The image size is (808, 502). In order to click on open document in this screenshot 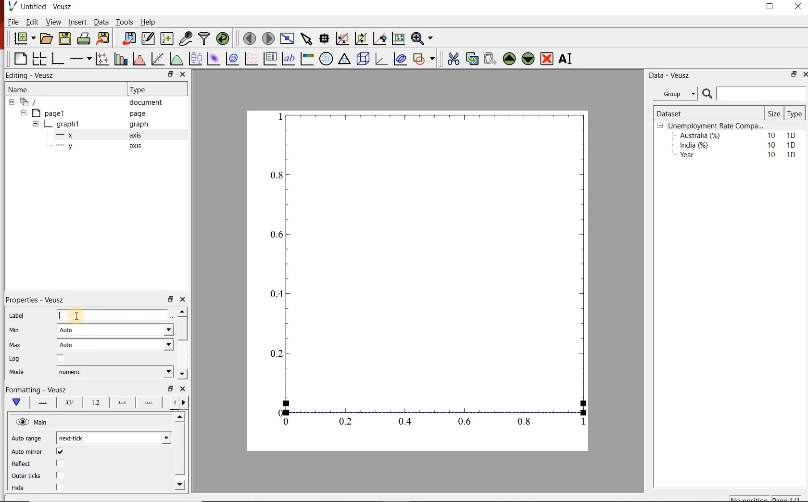, I will do `click(47, 38)`.